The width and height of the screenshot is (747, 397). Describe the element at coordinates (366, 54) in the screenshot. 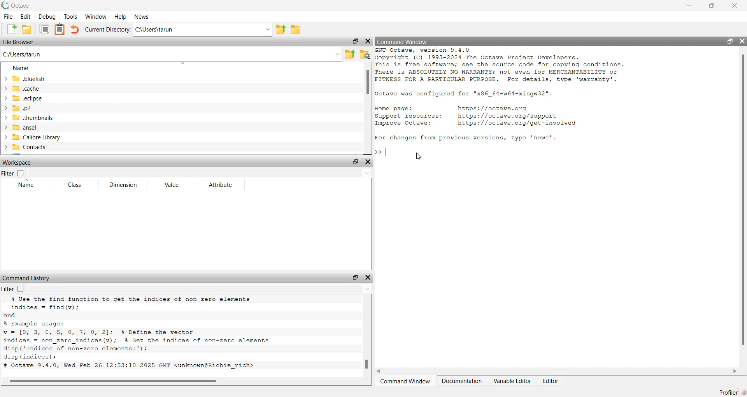

I see `folder settings` at that location.